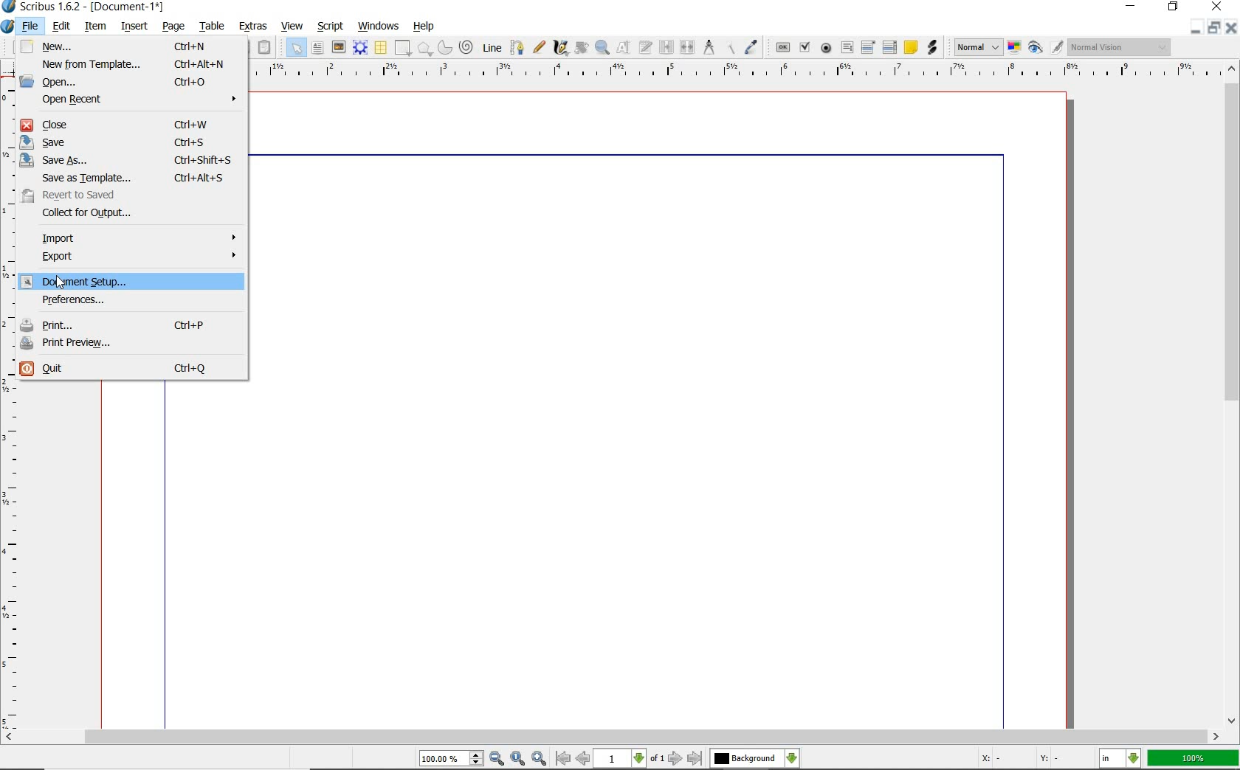  I want to click on PRINT PREVIEW, so click(133, 343).